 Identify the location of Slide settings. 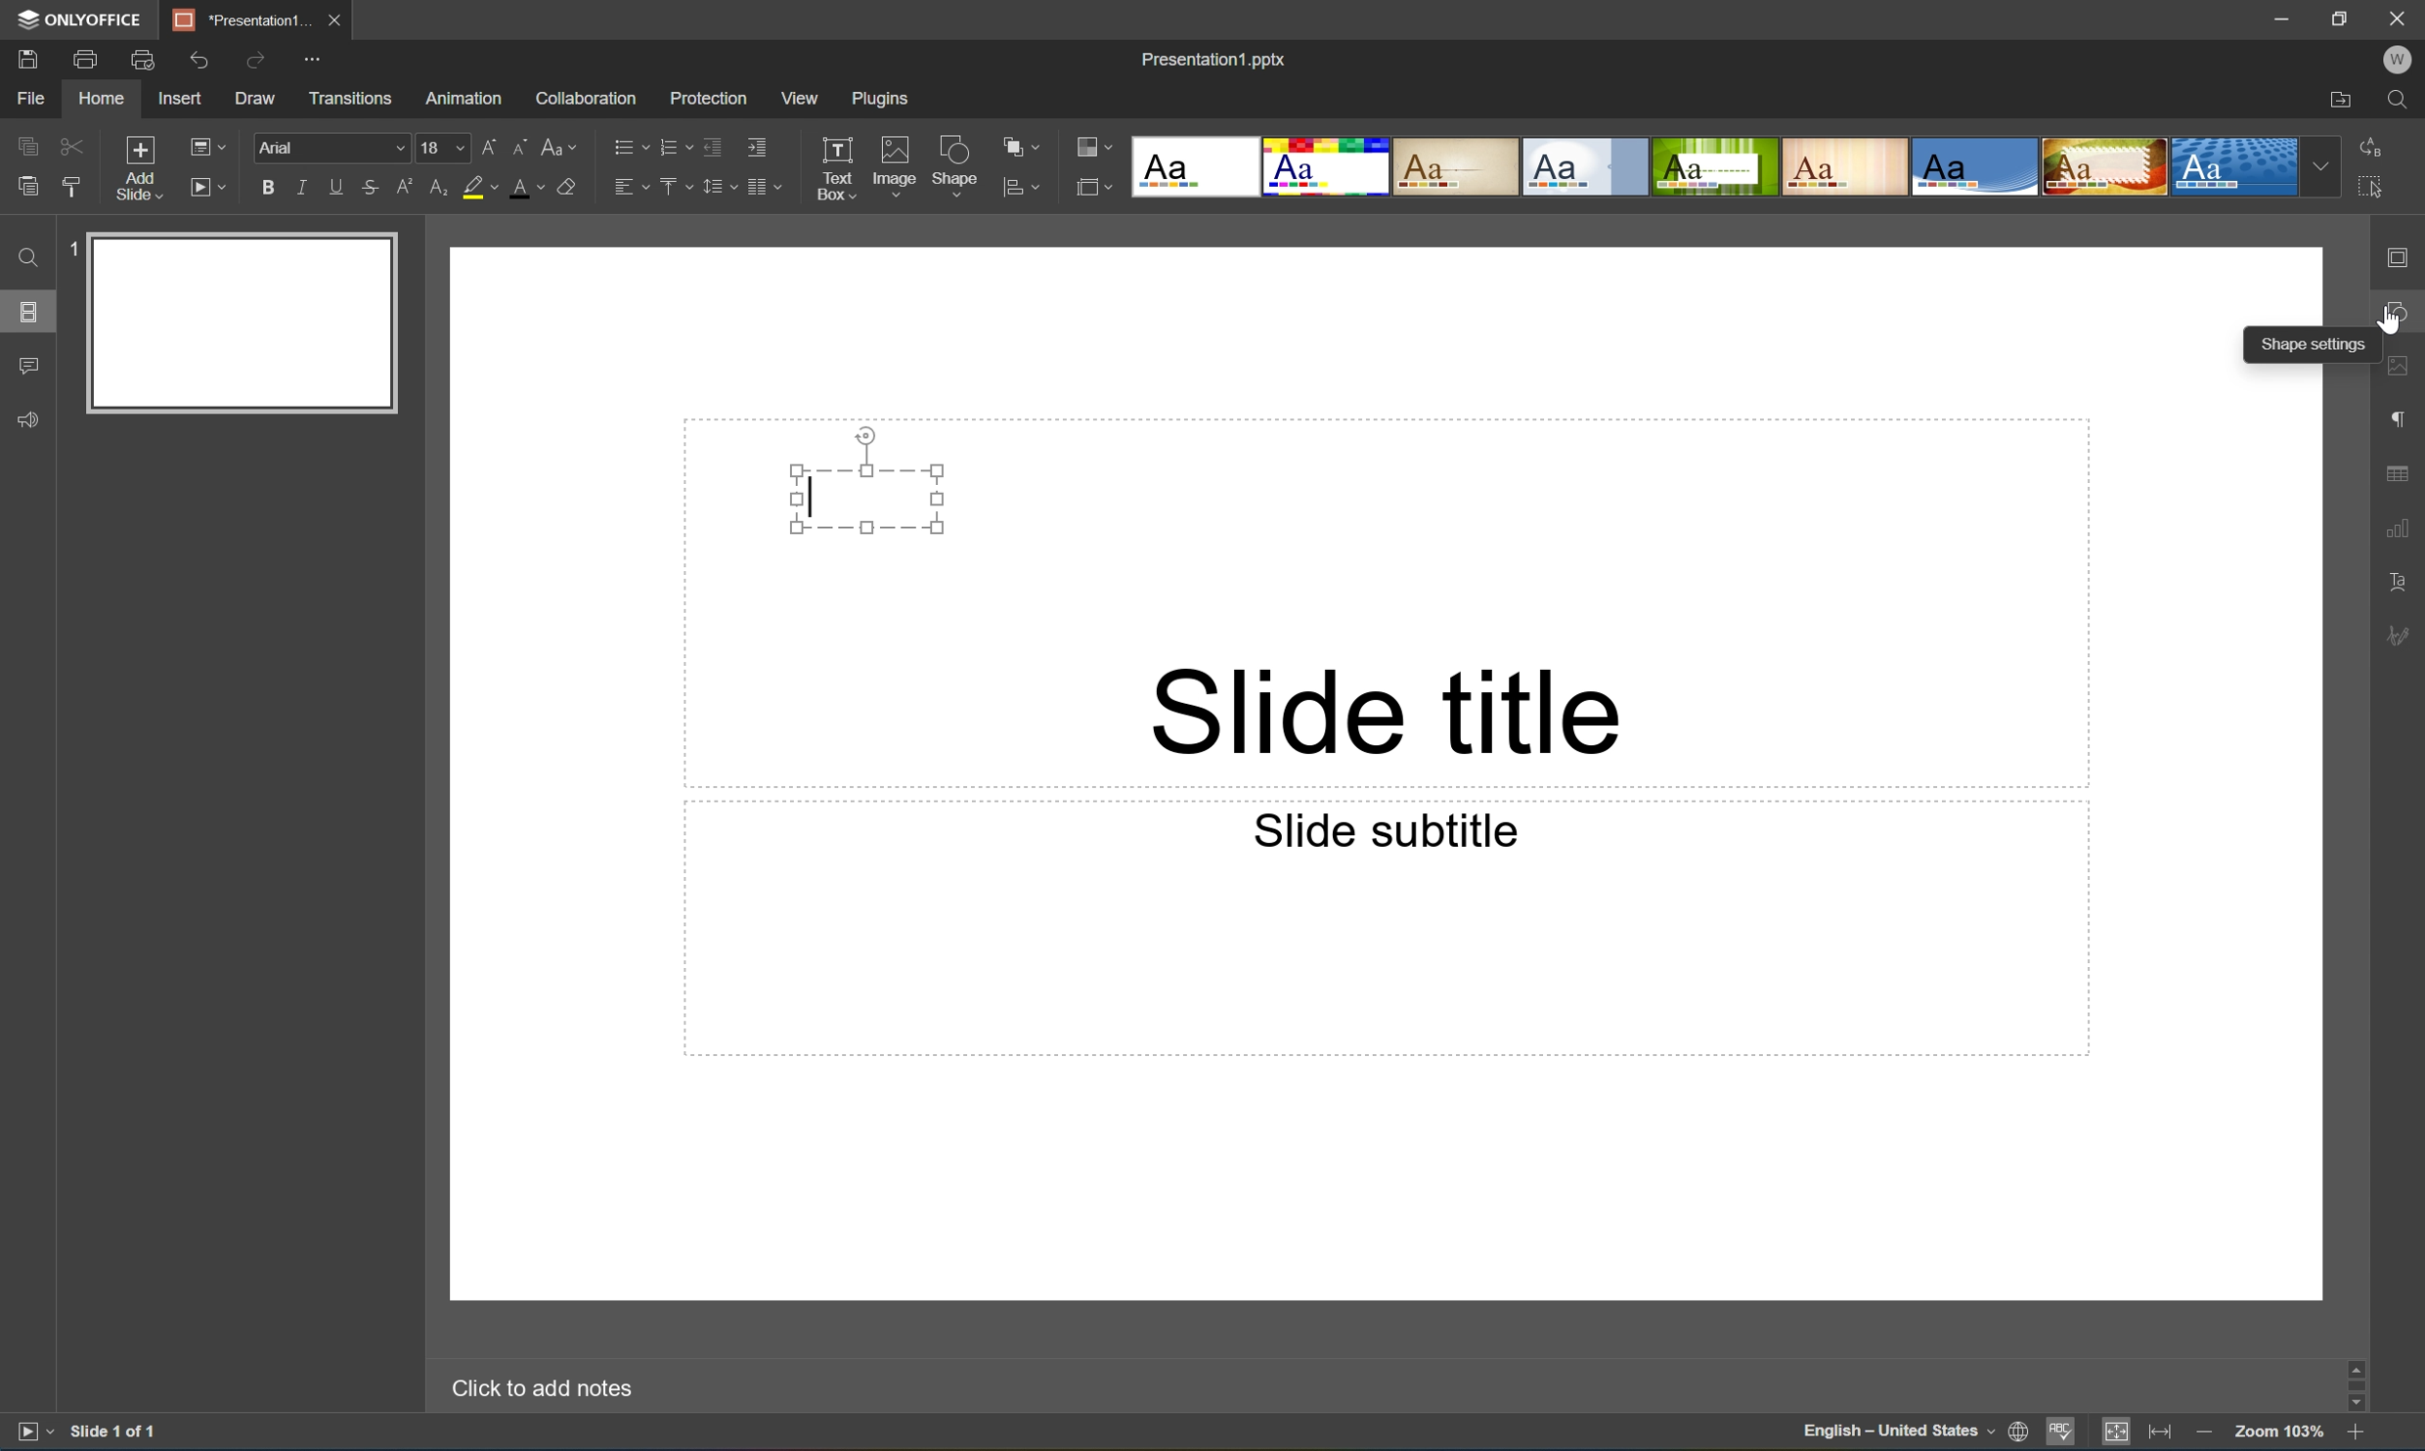
(2403, 257).